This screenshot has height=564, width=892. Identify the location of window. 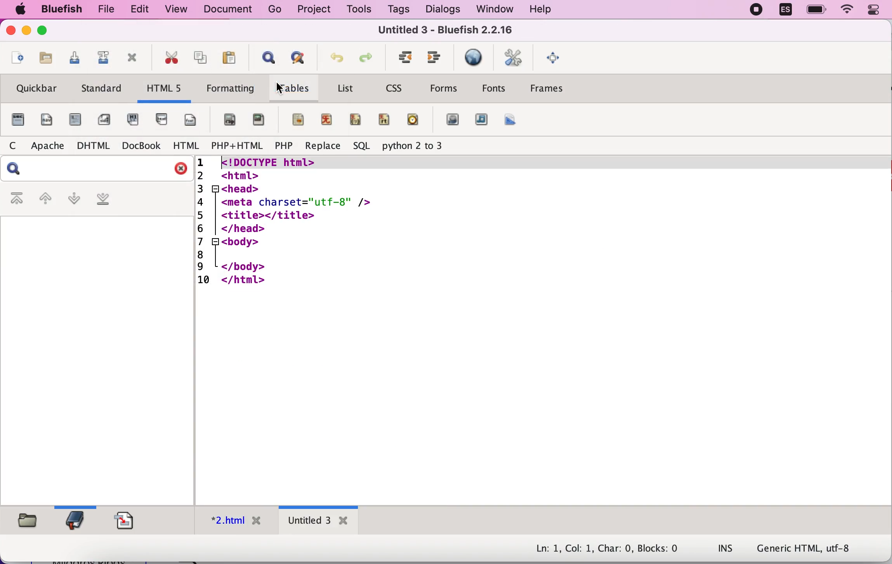
(491, 9).